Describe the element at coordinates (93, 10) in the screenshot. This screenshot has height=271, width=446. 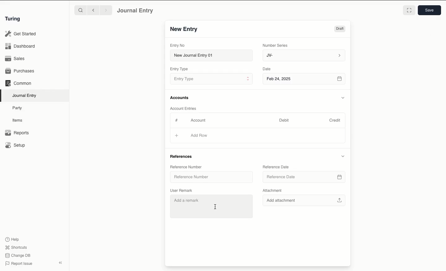
I see `Backward` at that location.